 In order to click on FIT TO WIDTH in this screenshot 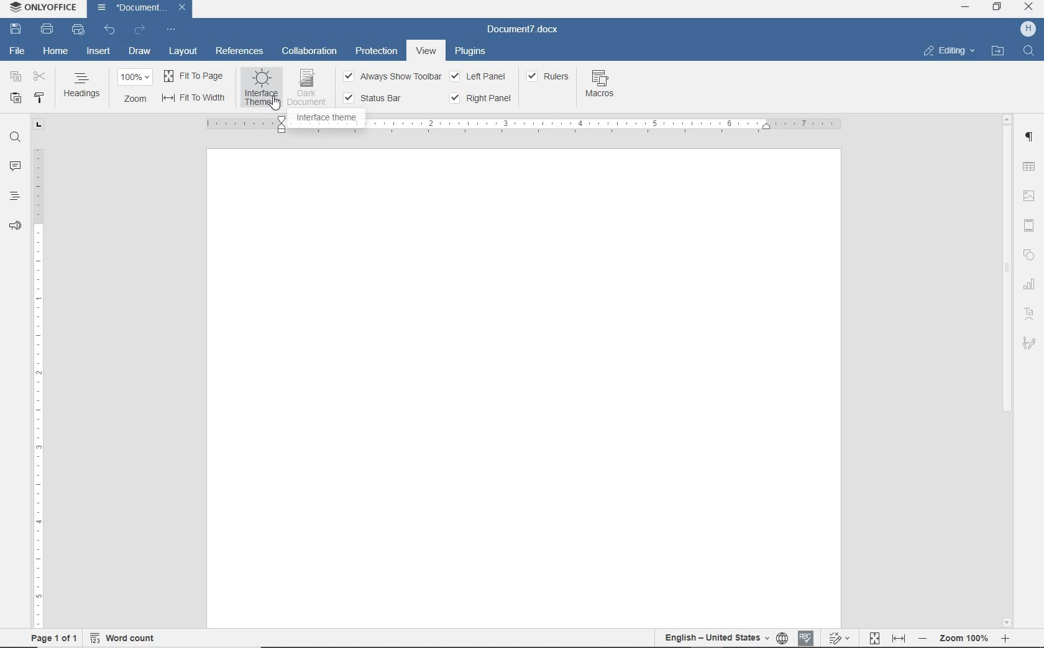, I will do `click(899, 637)`.